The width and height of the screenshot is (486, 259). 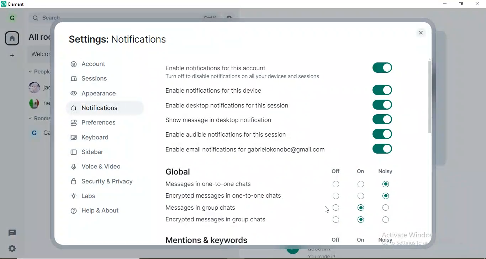 What do you see at coordinates (13, 250) in the screenshot?
I see `settings` at bounding box center [13, 250].